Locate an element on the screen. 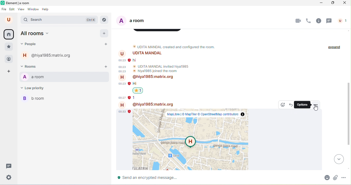 The height and width of the screenshot is (185, 351). start a chat is located at coordinates (106, 44).